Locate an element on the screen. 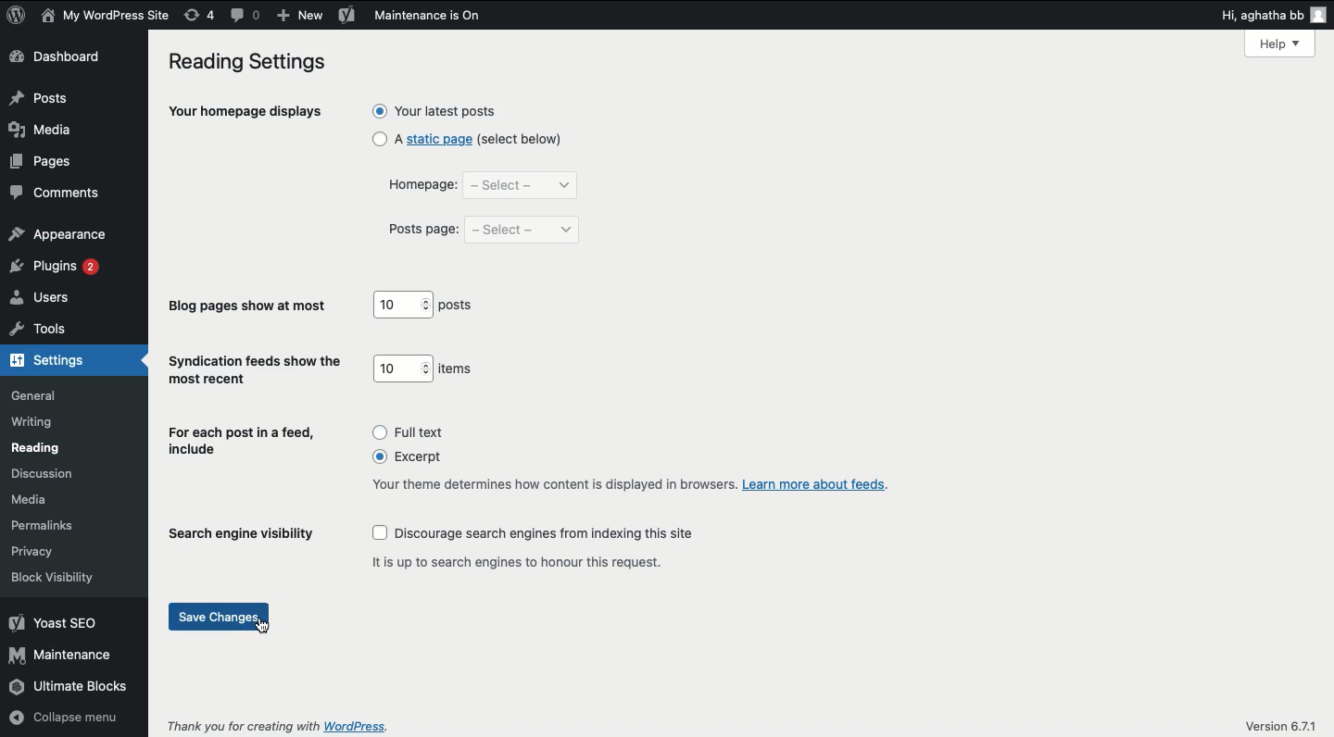 The width and height of the screenshot is (1334, 737). ultimate blocks is located at coordinates (70, 685).